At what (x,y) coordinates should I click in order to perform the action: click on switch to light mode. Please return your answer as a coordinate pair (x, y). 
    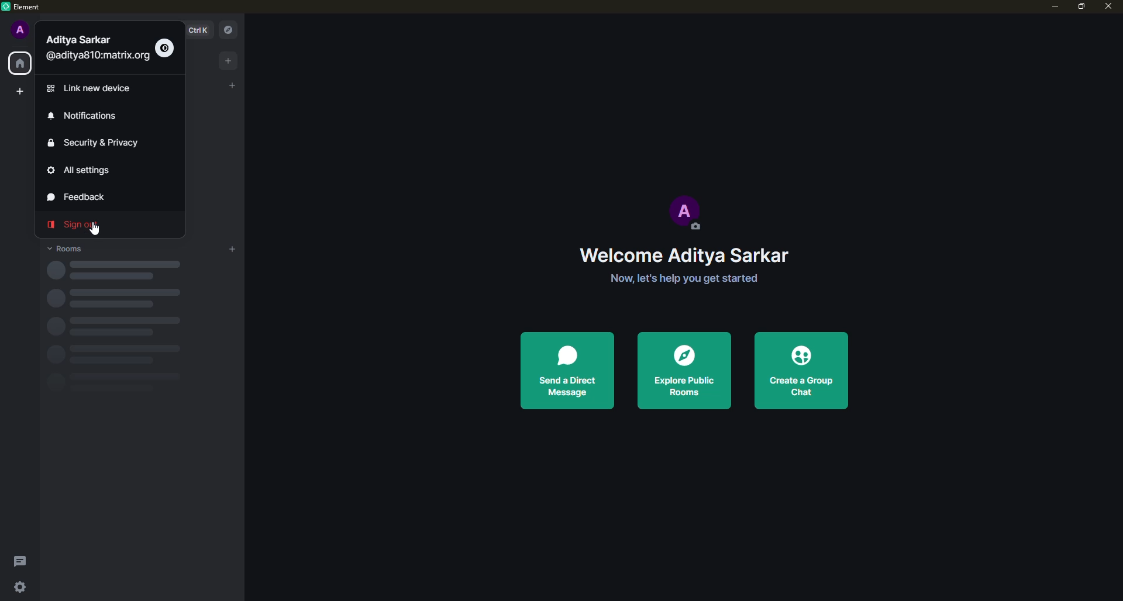
    Looking at the image, I should click on (167, 49).